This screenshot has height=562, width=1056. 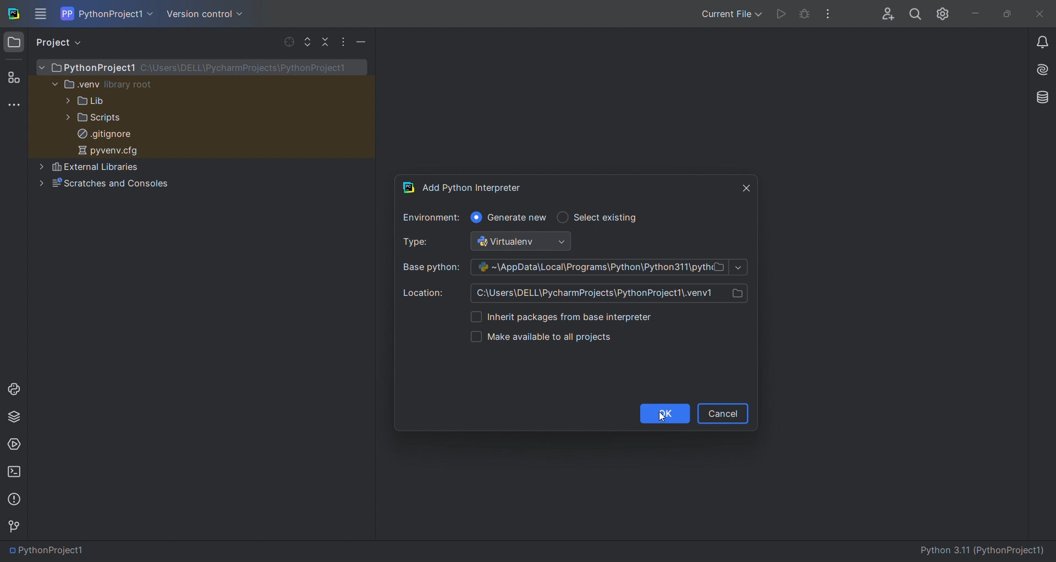 I want to click on terminal, so click(x=16, y=472).